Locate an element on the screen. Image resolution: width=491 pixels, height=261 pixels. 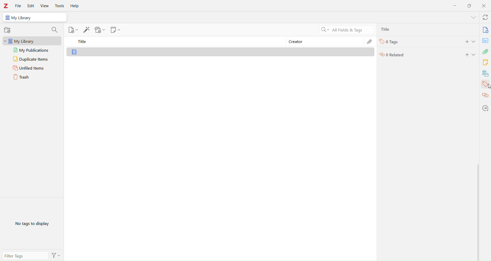
Library is located at coordinates (145, 51).